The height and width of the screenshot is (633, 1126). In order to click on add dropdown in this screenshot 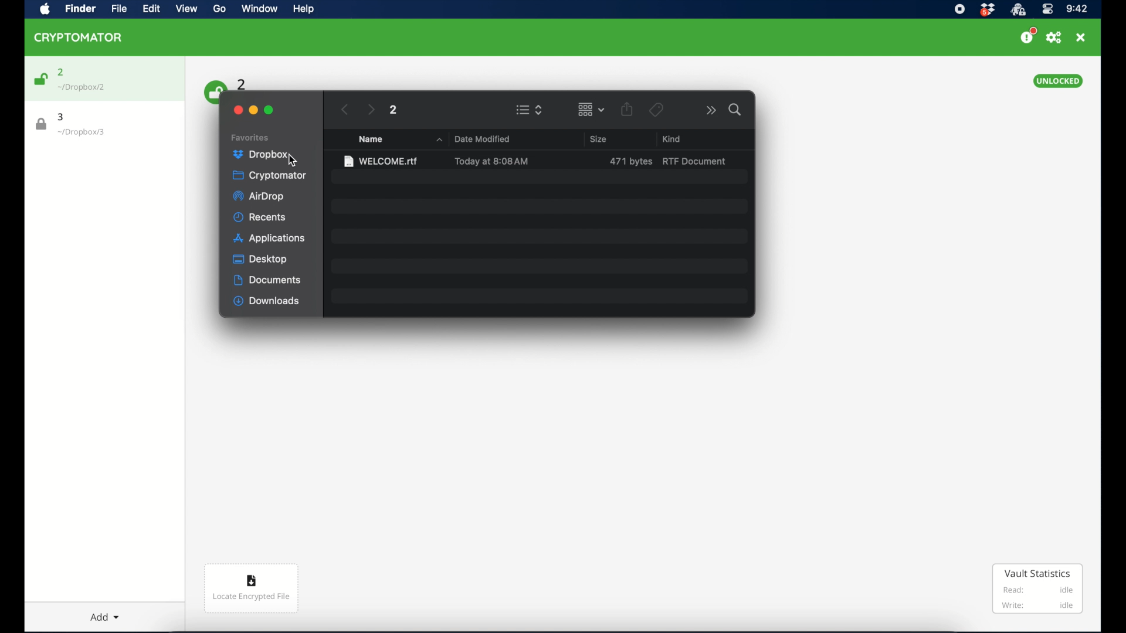, I will do `click(100, 612)`.